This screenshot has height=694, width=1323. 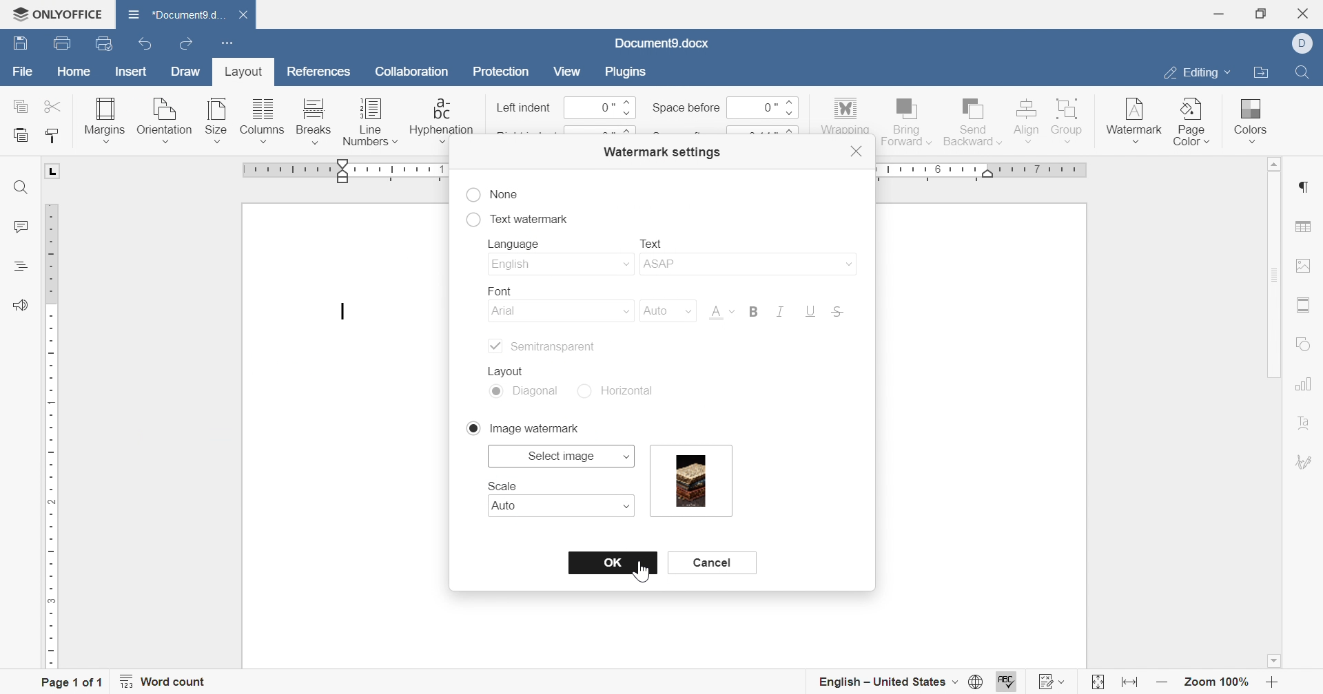 What do you see at coordinates (60, 45) in the screenshot?
I see `print` at bounding box center [60, 45].